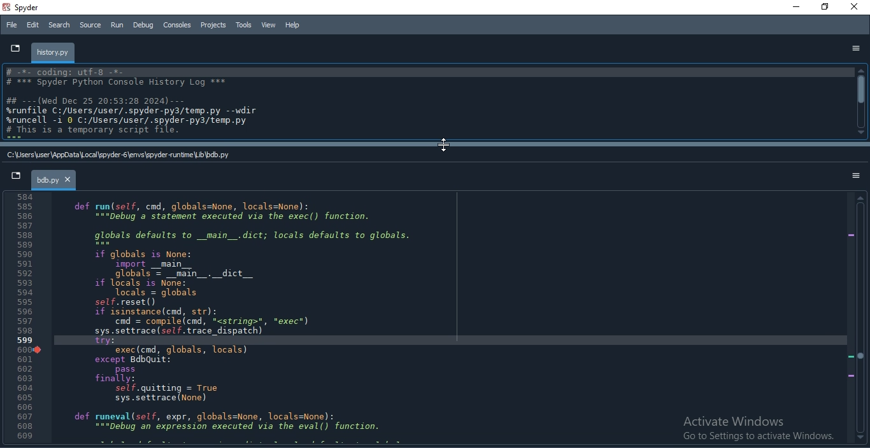 The image size is (870, 448). I want to click on Projects, so click(215, 25).